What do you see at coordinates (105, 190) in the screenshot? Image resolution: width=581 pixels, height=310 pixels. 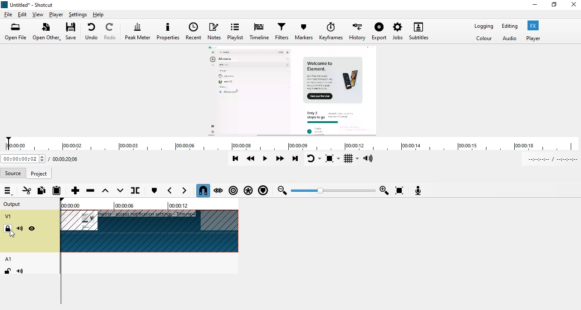 I see `Lift` at bounding box center [105, 190].